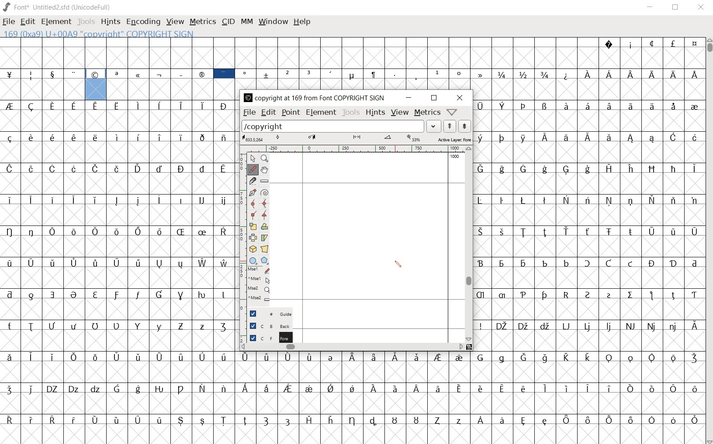  What do you see at coordinates (265, 227) in the screenshot?
I see `Rotate the selection` at bounding box center [265, 227].